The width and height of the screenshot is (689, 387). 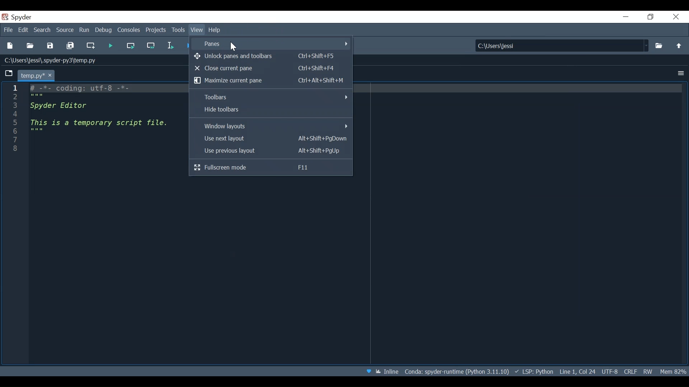 I want to click on View, so click(x=198, y=31).